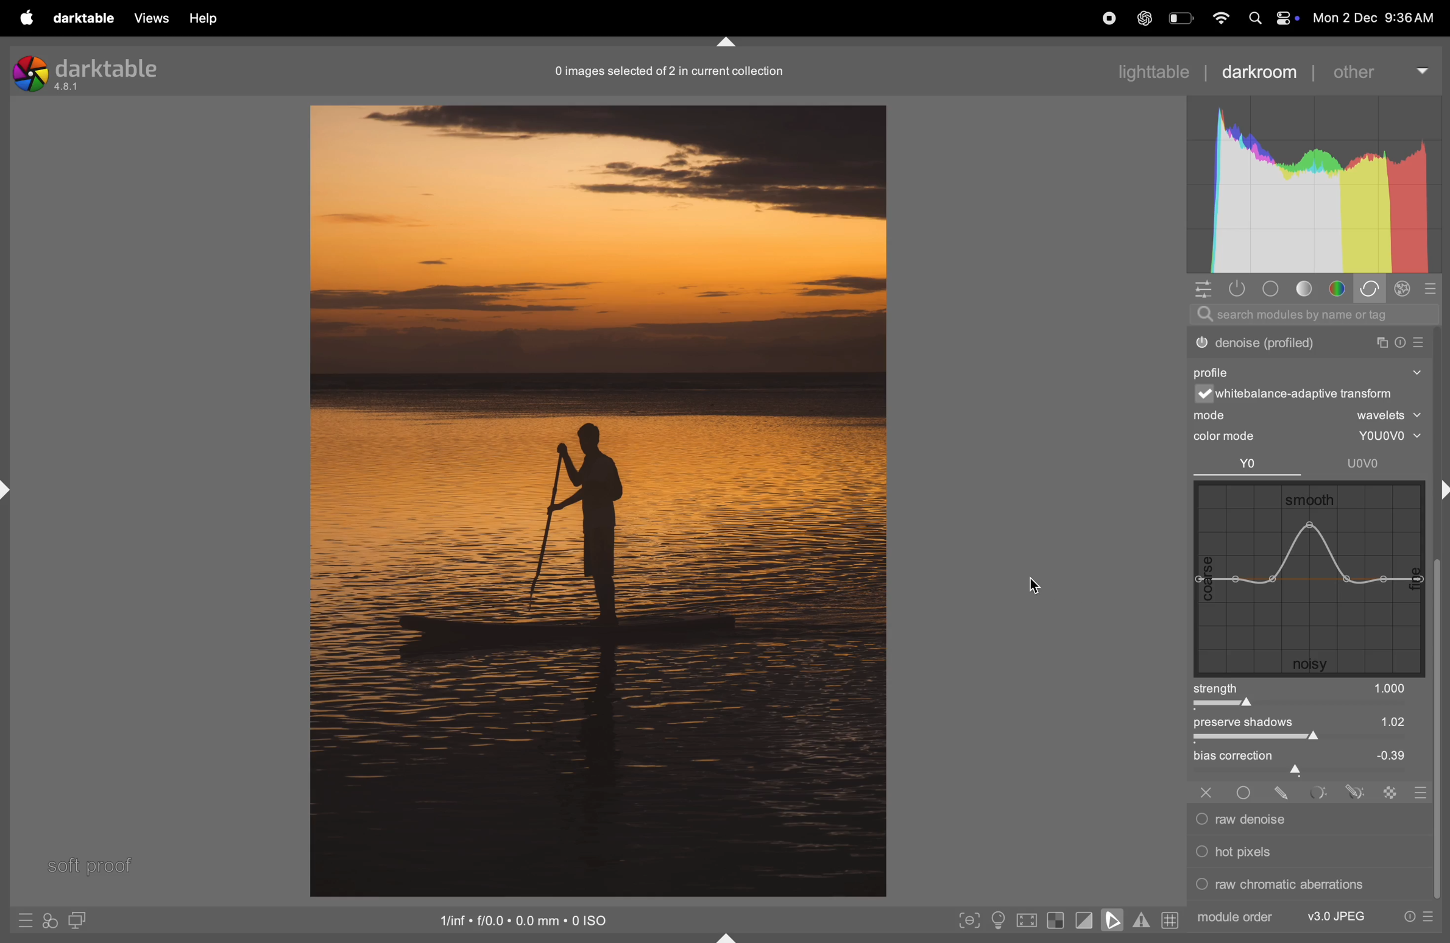 This screenshot has height=943, width=1450. What do you see at coordinates (1249, 465) in the screenshot?
I see `yo` at bounding box center [1249, 465].